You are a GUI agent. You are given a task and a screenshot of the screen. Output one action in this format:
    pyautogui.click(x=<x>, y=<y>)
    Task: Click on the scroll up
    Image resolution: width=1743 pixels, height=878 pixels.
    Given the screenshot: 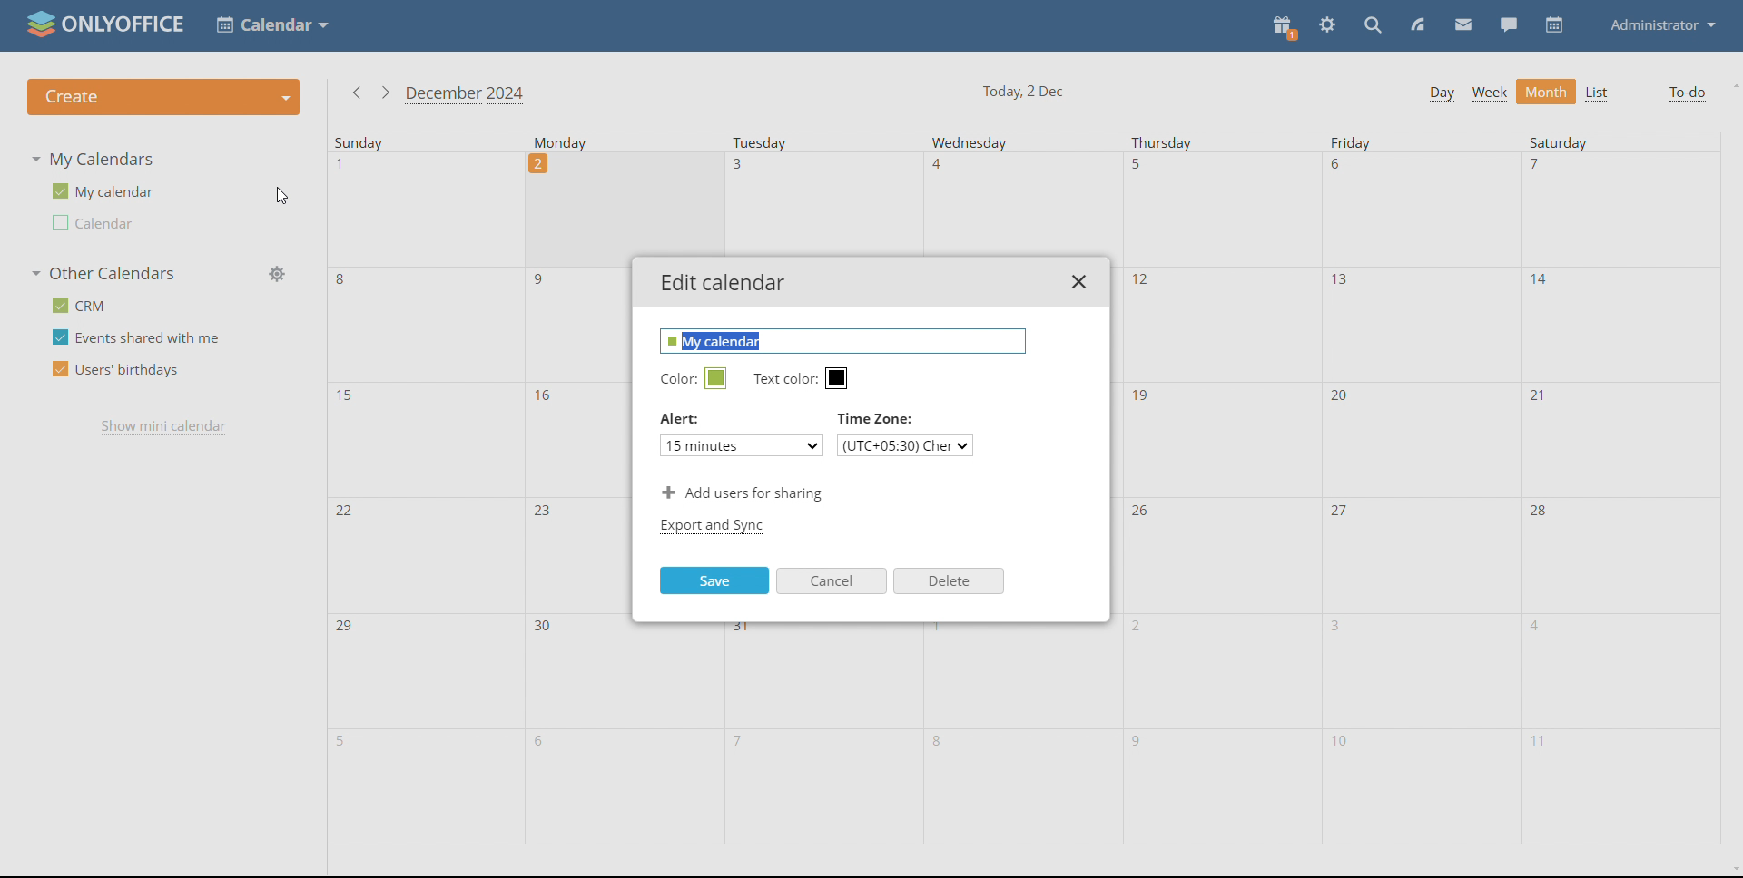 What is the action you would take?
    pyautogui.click(x=1735, y=85)
    